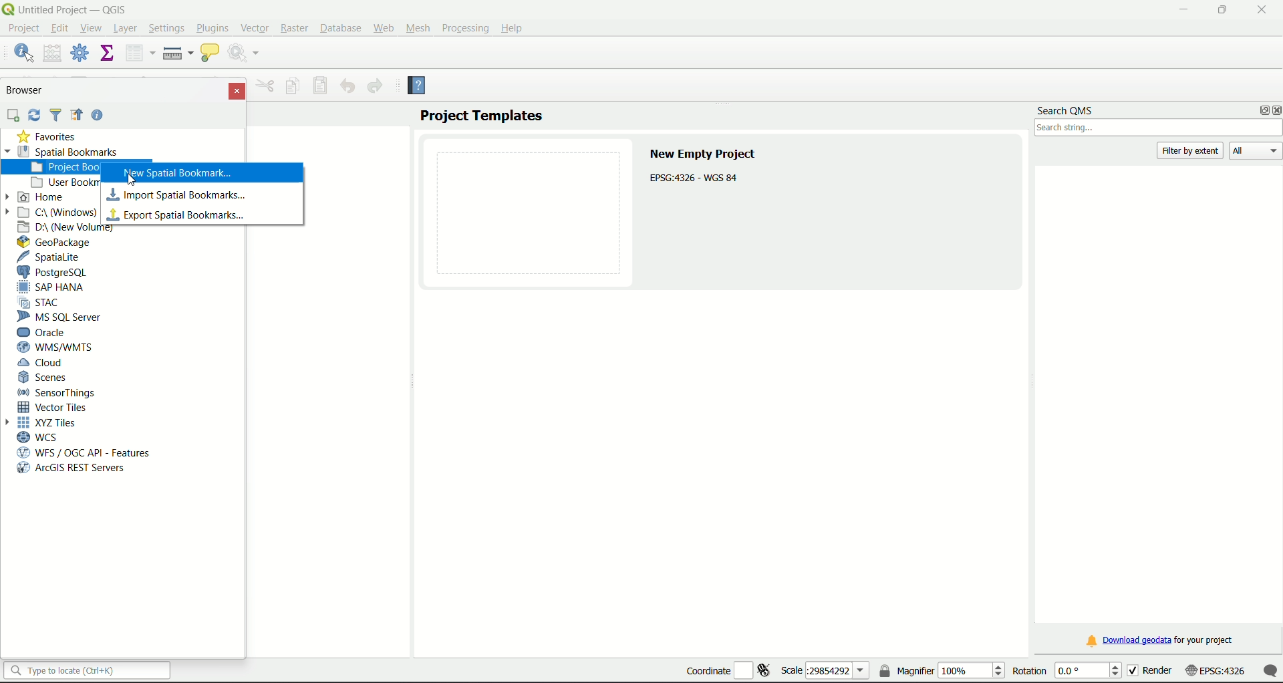  What do you see at coordinates (67, 9) in the screenshot?
I see `title and logo` at bounding box center [67, 9].